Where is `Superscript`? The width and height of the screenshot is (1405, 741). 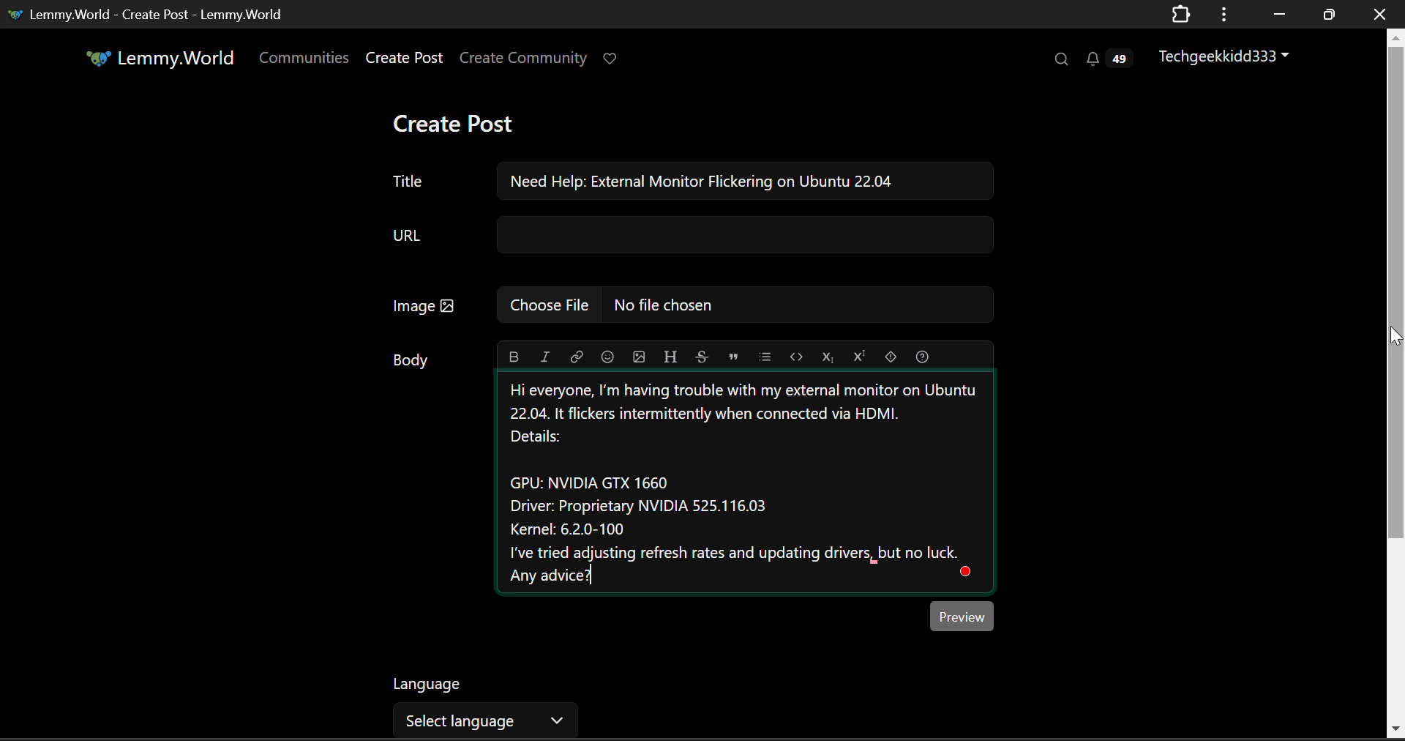
Superscript is located at coordinates (860, 358).